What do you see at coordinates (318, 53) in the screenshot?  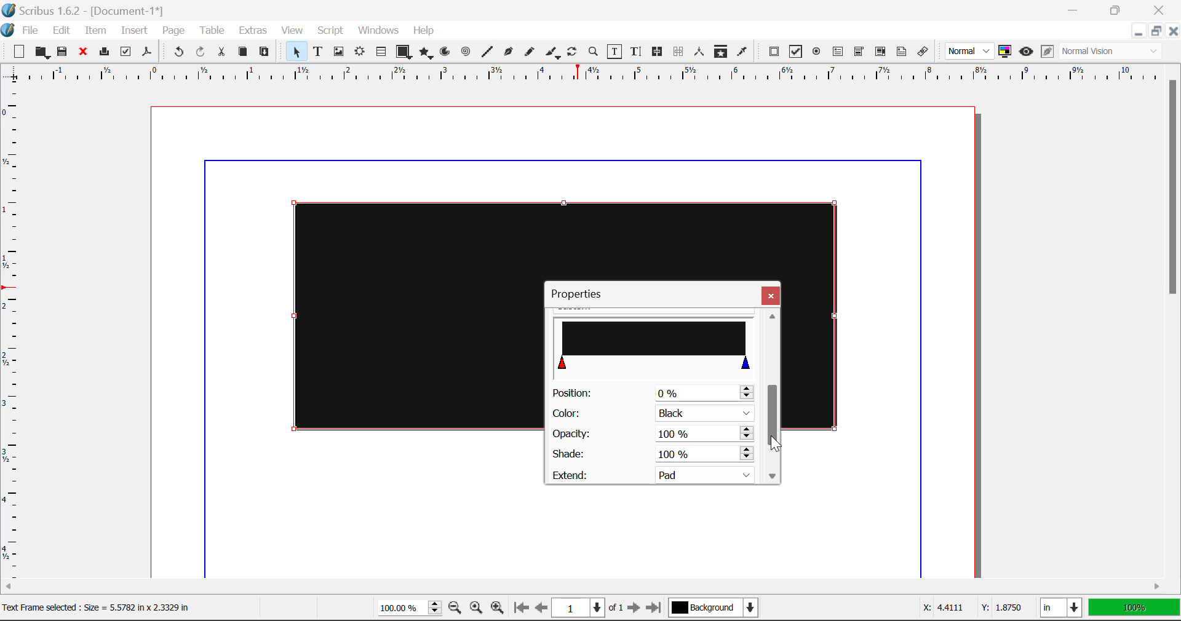 I see `Text Frames` at bounding box center [318, 53].